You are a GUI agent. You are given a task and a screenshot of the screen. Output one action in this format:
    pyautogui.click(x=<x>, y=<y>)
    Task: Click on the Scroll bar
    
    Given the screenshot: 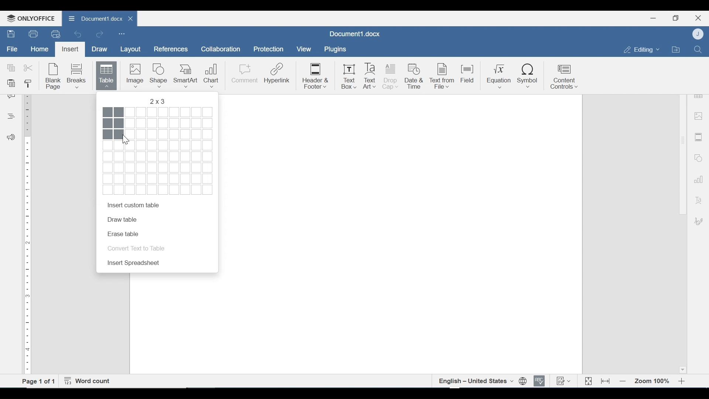 What is the action you would take?
    pyautogui.click(x=682, y=140)
    